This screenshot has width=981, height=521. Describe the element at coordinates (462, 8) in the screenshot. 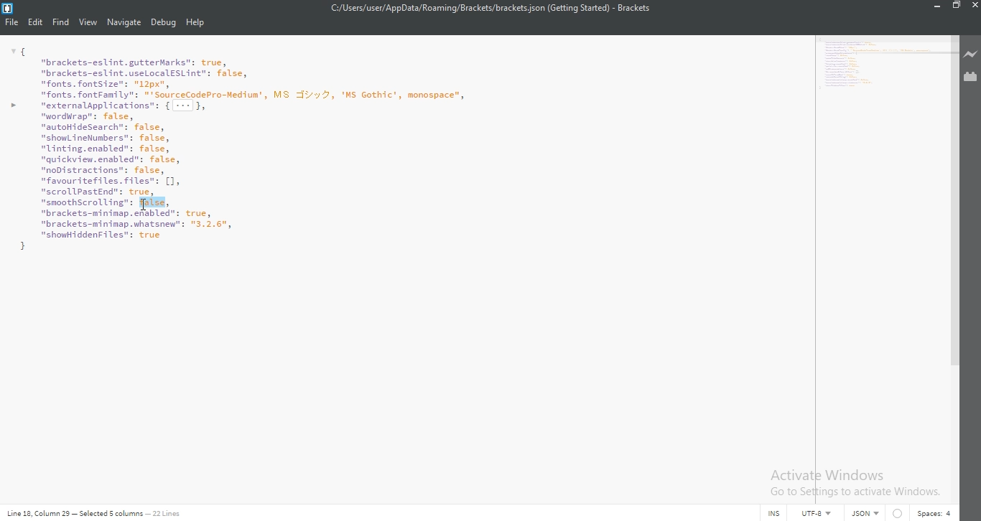

I see `C:/Users/user/AppData/Roaming/Brackets/brackets json (Getting Started)` at that location.